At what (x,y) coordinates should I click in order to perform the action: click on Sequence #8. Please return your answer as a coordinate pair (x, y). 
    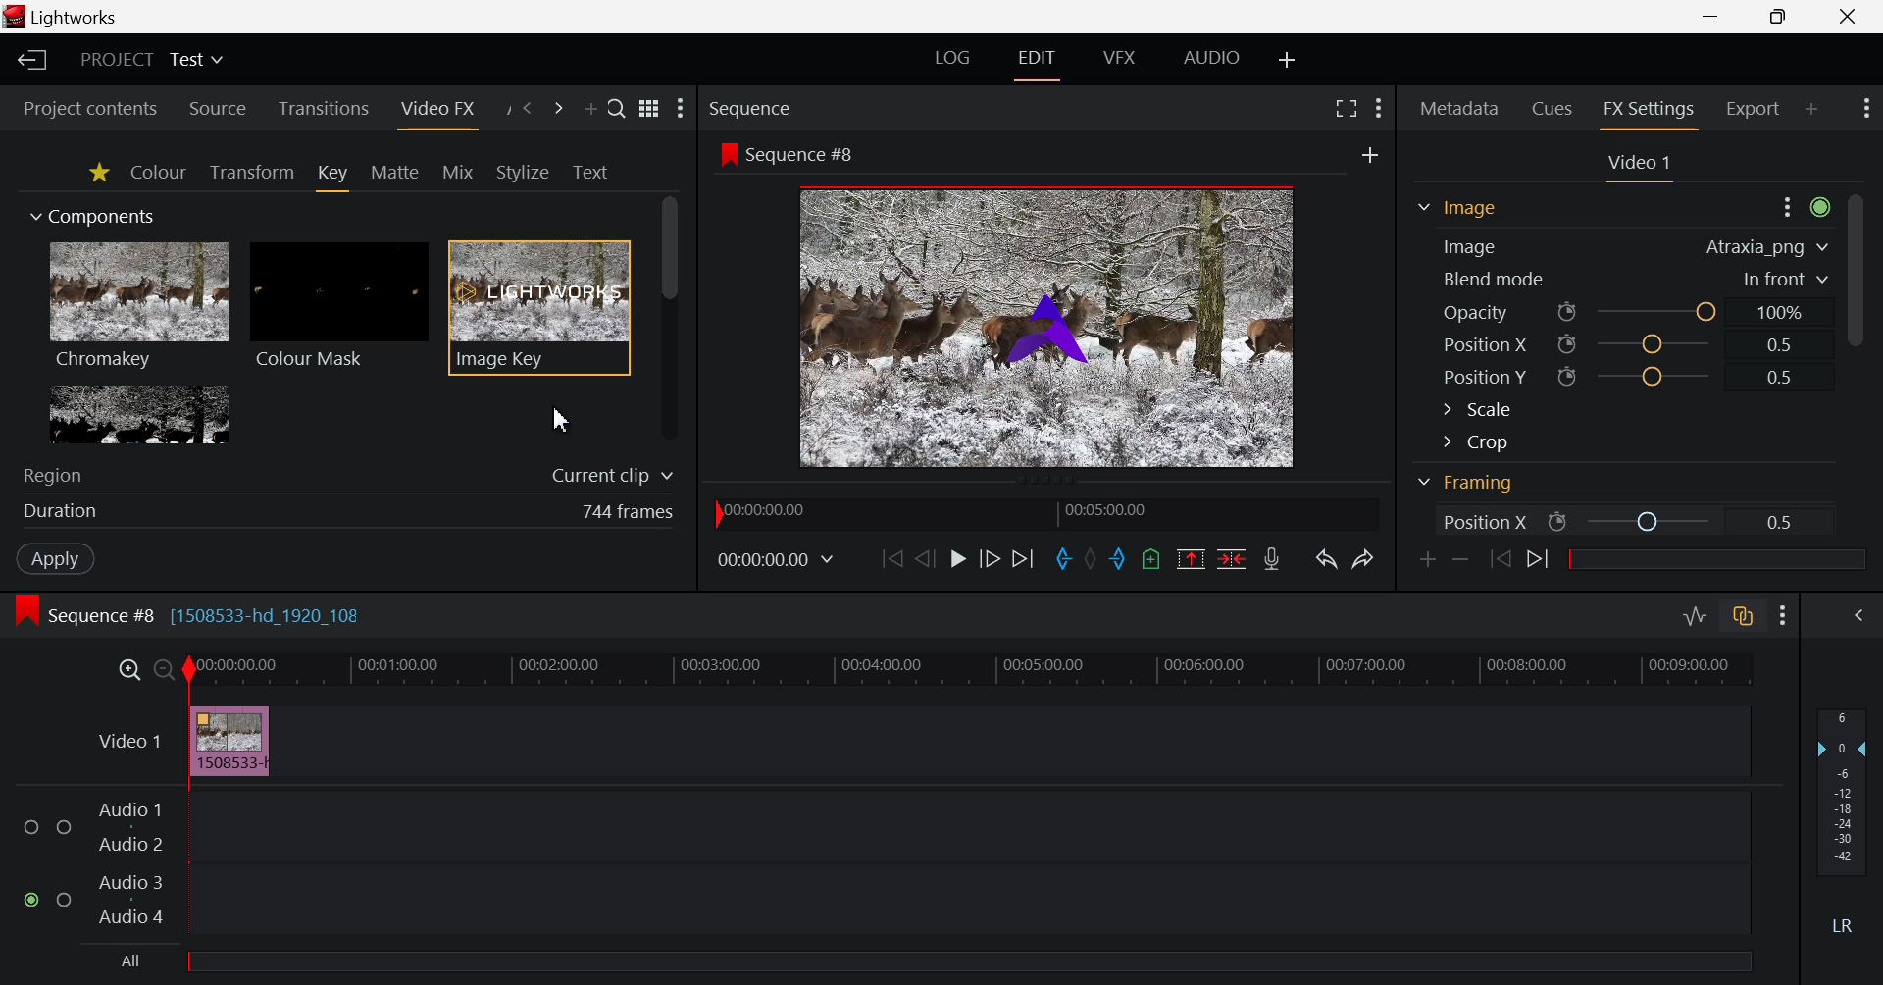
    Looking at the image, I should click on (804, 154).